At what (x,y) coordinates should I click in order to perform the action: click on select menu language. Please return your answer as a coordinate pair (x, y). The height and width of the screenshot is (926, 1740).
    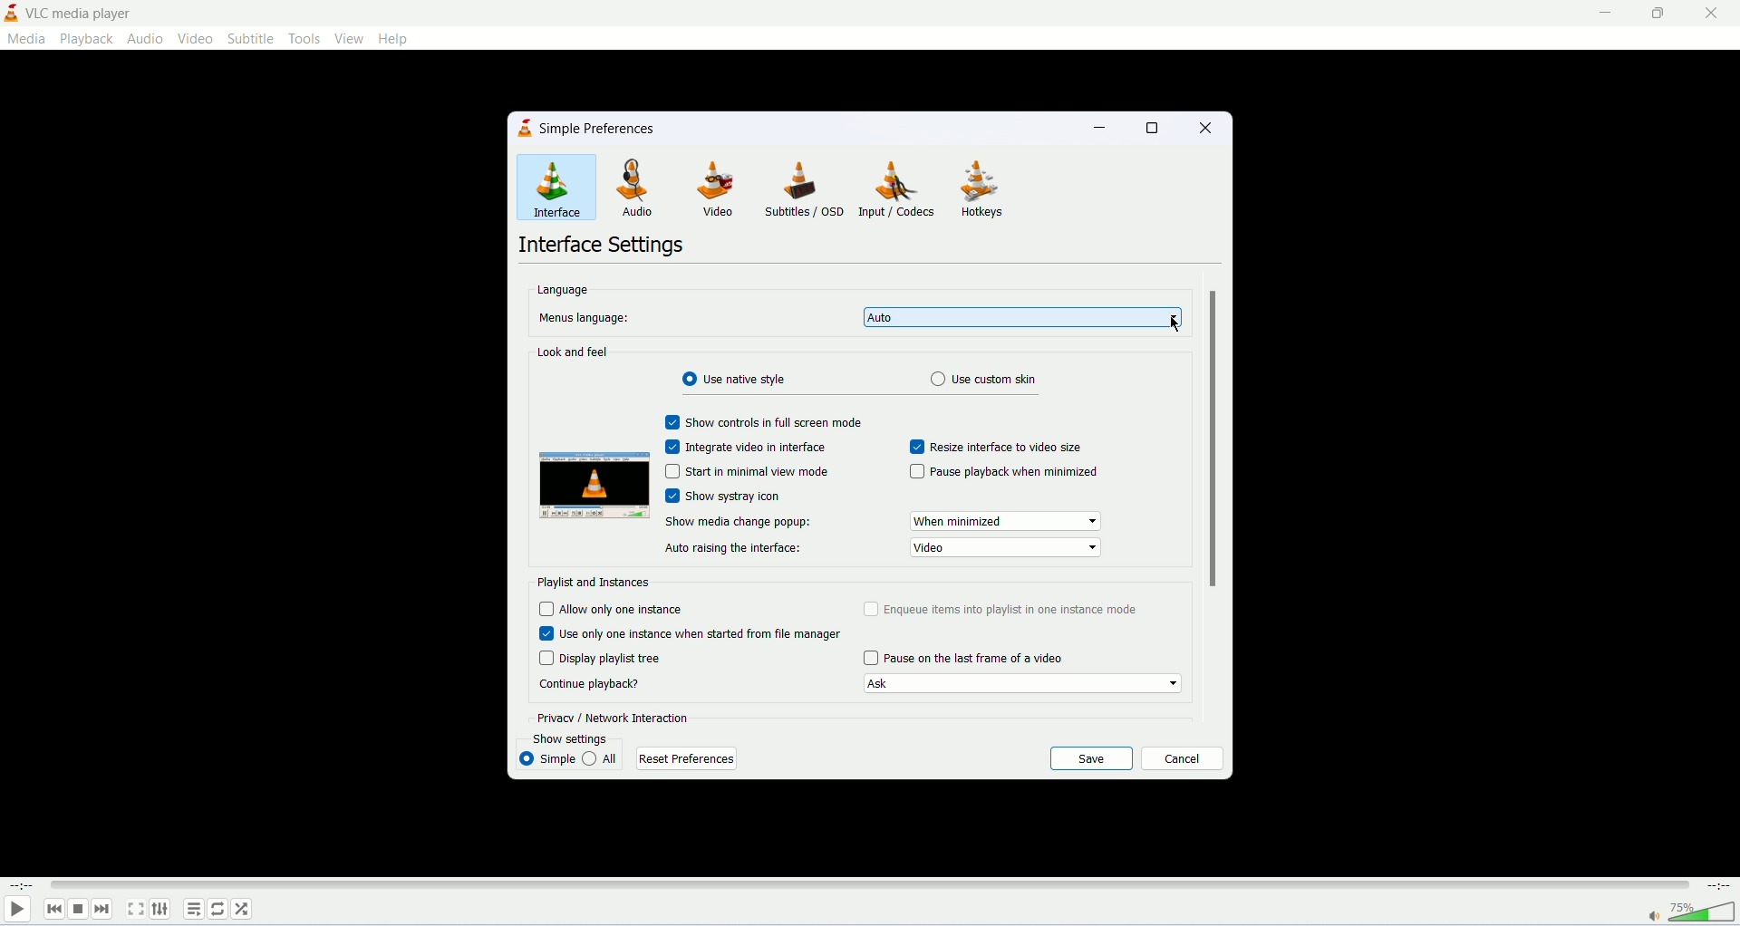
    Looking at the image, I should click on (1022, 318).